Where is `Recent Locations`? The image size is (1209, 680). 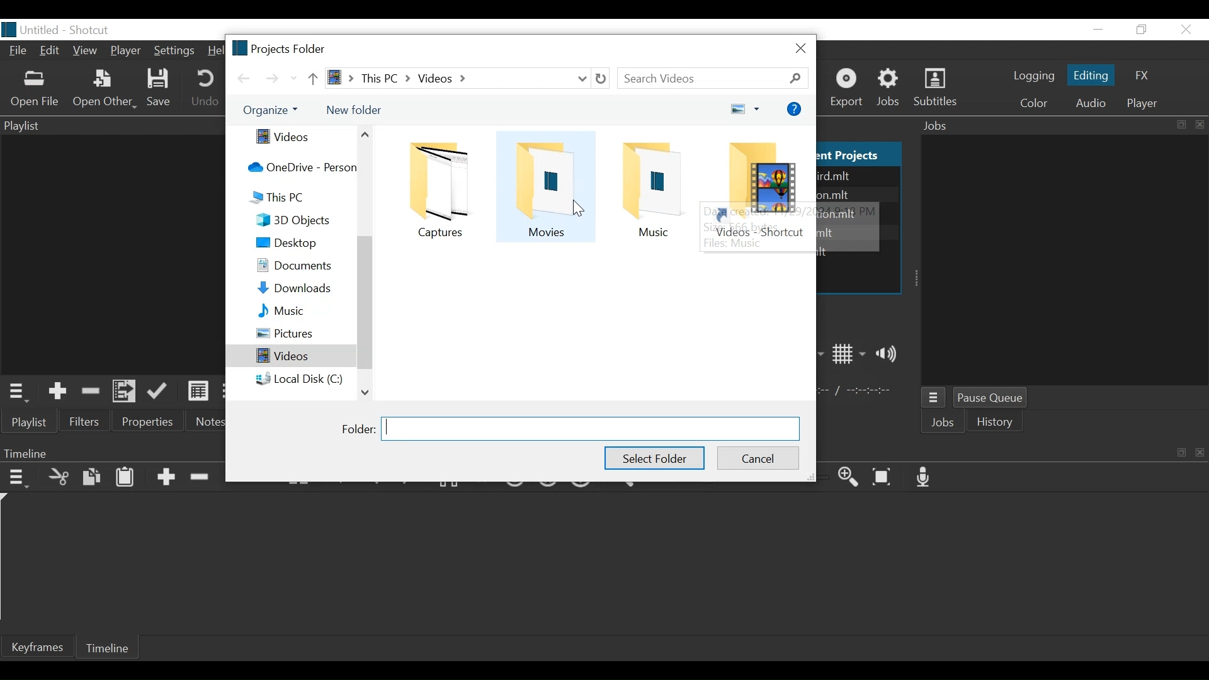 Recent Locations is located at coordinates (292, 77).